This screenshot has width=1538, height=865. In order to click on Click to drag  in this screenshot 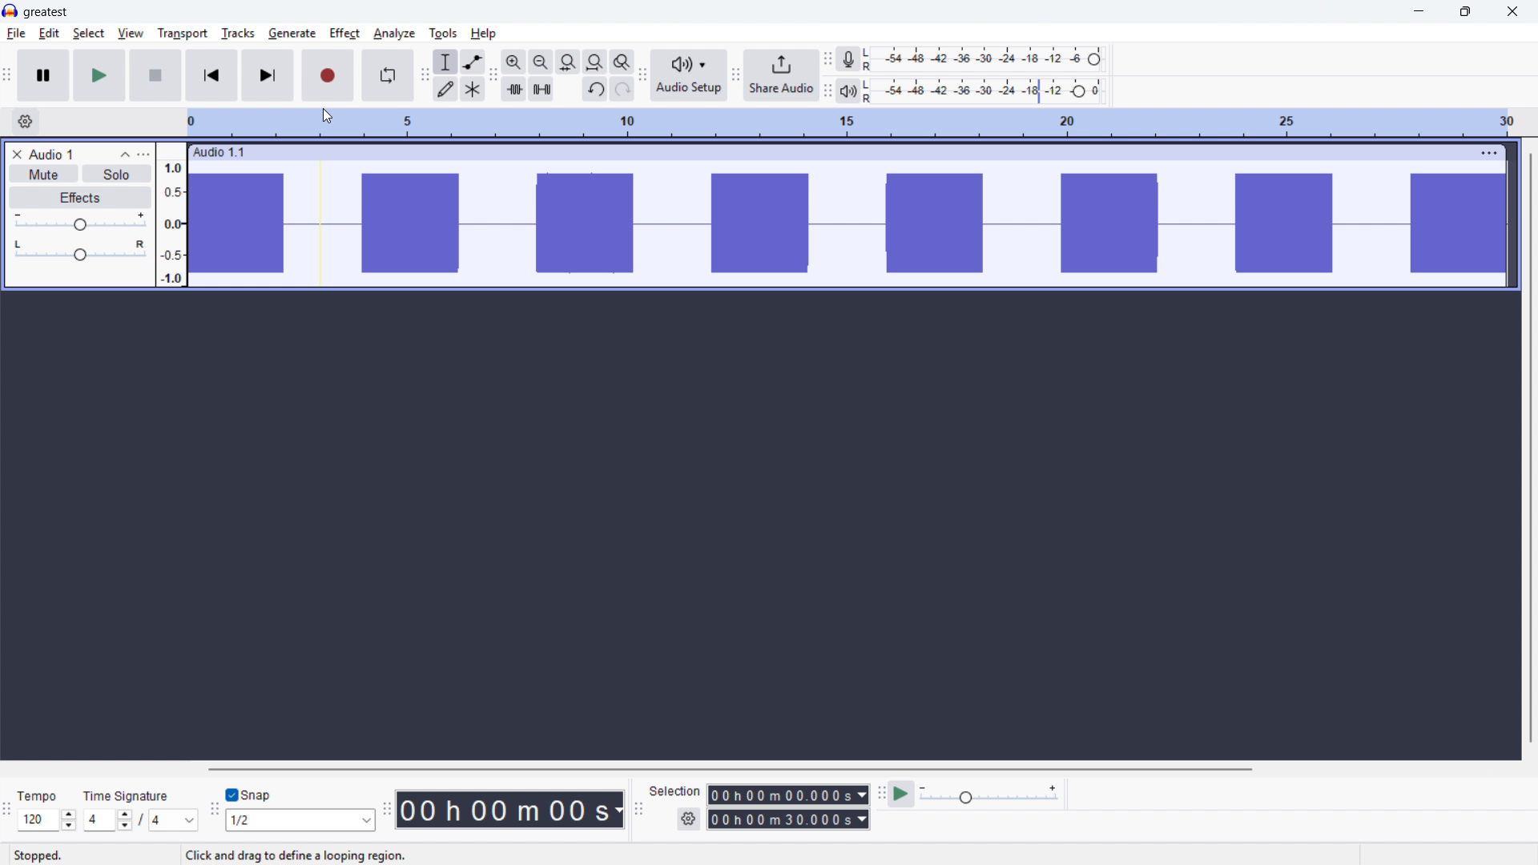, I will do `click(875, 152)`.